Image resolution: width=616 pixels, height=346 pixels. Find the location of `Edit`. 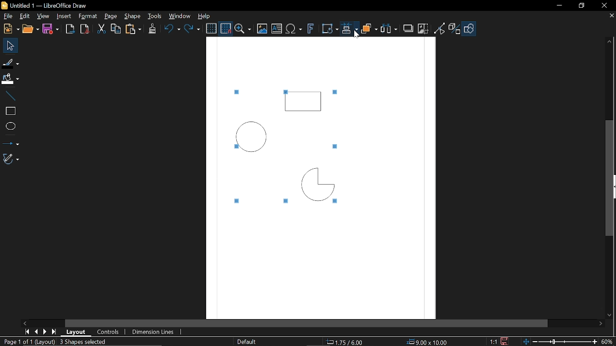

Edit is located at coordinates (24, 17).